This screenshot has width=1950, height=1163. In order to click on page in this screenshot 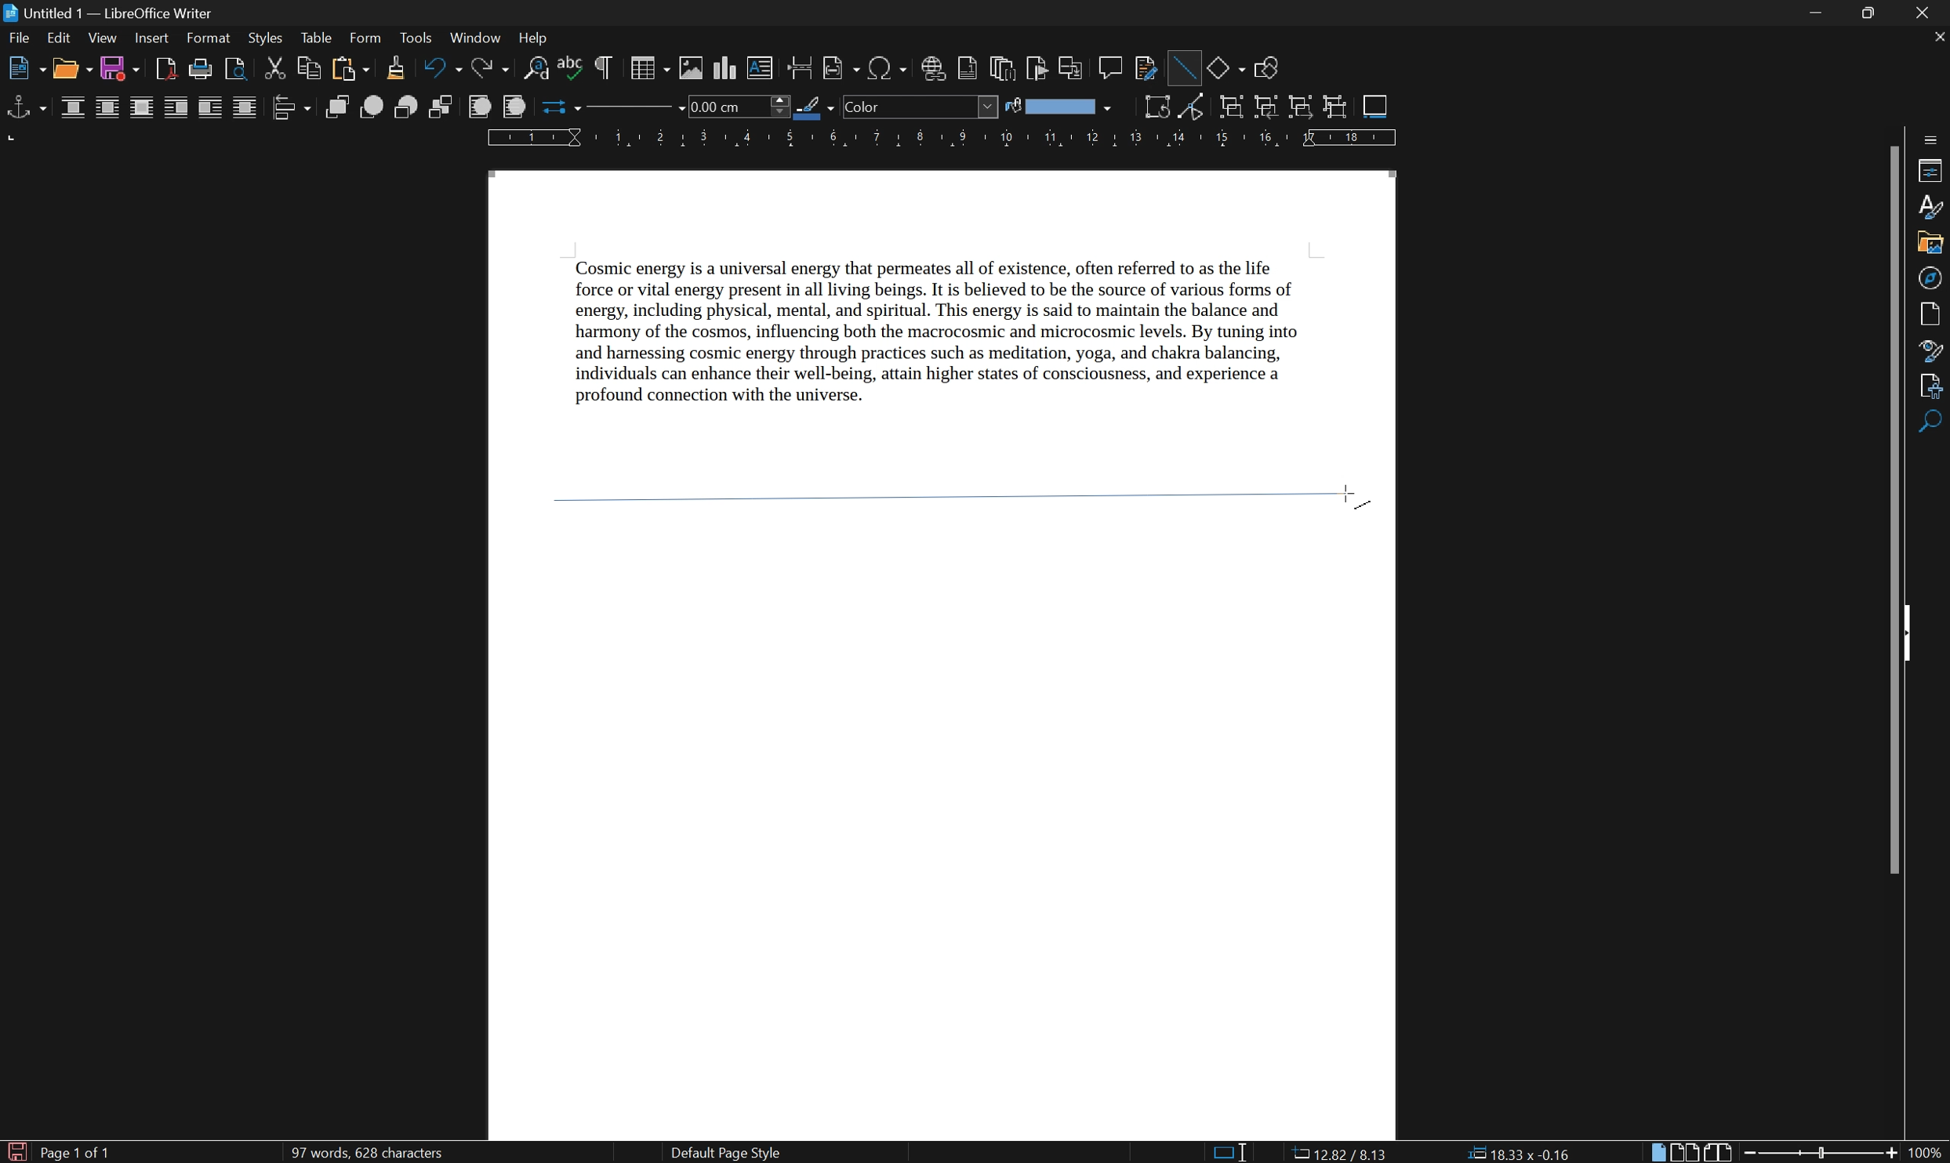, I will do `click(1934, 313)`.